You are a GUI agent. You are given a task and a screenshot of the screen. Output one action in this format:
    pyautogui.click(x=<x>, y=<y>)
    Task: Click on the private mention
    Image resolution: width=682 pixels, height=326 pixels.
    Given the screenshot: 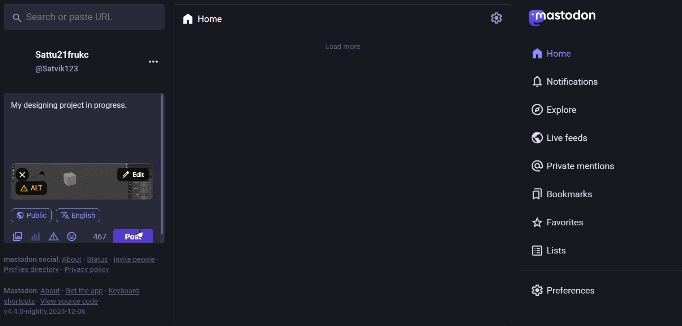 What is the action you would take?
    pyautogui.click(x=574, y=167)
    